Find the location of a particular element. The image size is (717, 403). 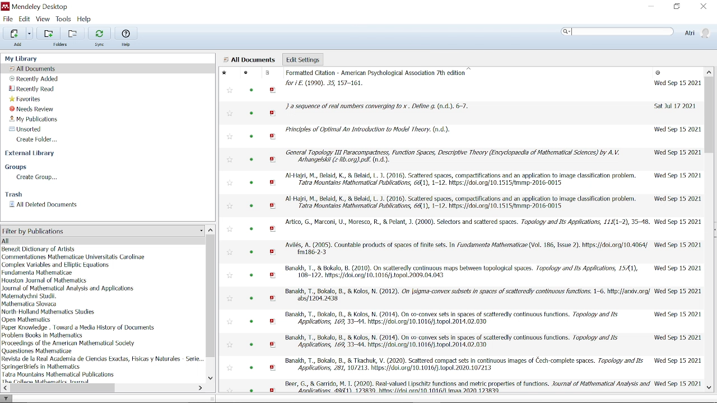

date time is located at coordinates (678, 267).